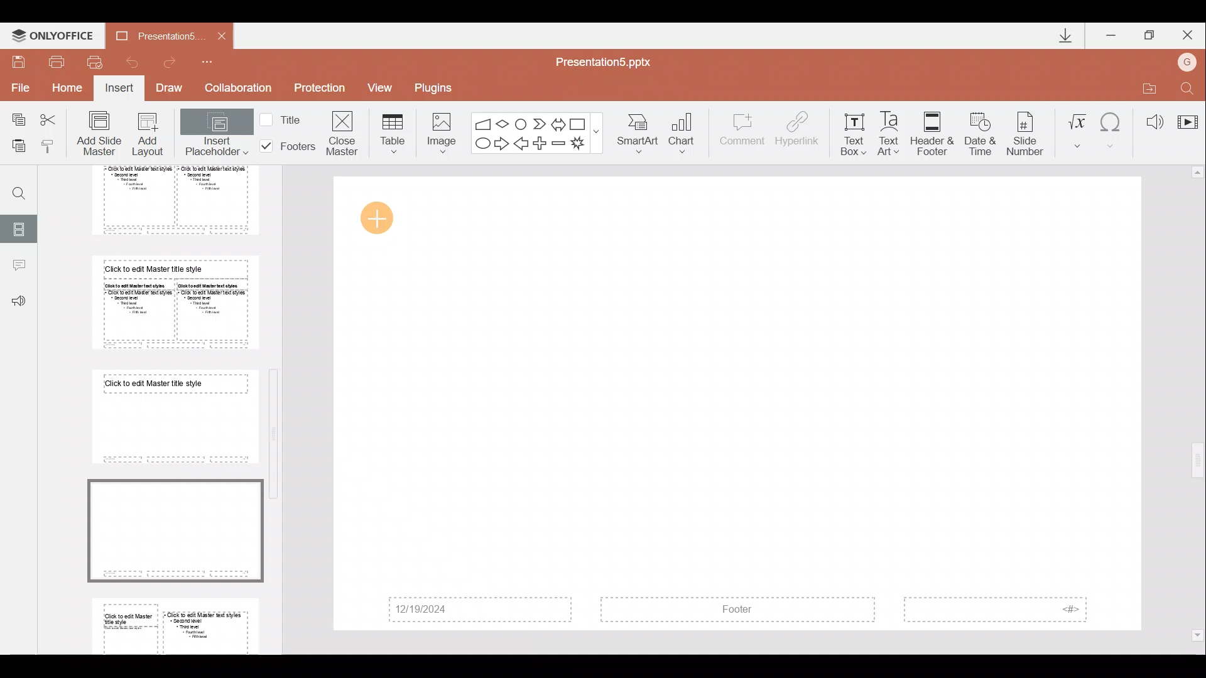 Image resolution: width=1206 pixels, height=678 pixels. What do you see at coordinates (215, 62) in the screenshot?
I see `Customize quick access toolbar` at bounding box center [215, 62].